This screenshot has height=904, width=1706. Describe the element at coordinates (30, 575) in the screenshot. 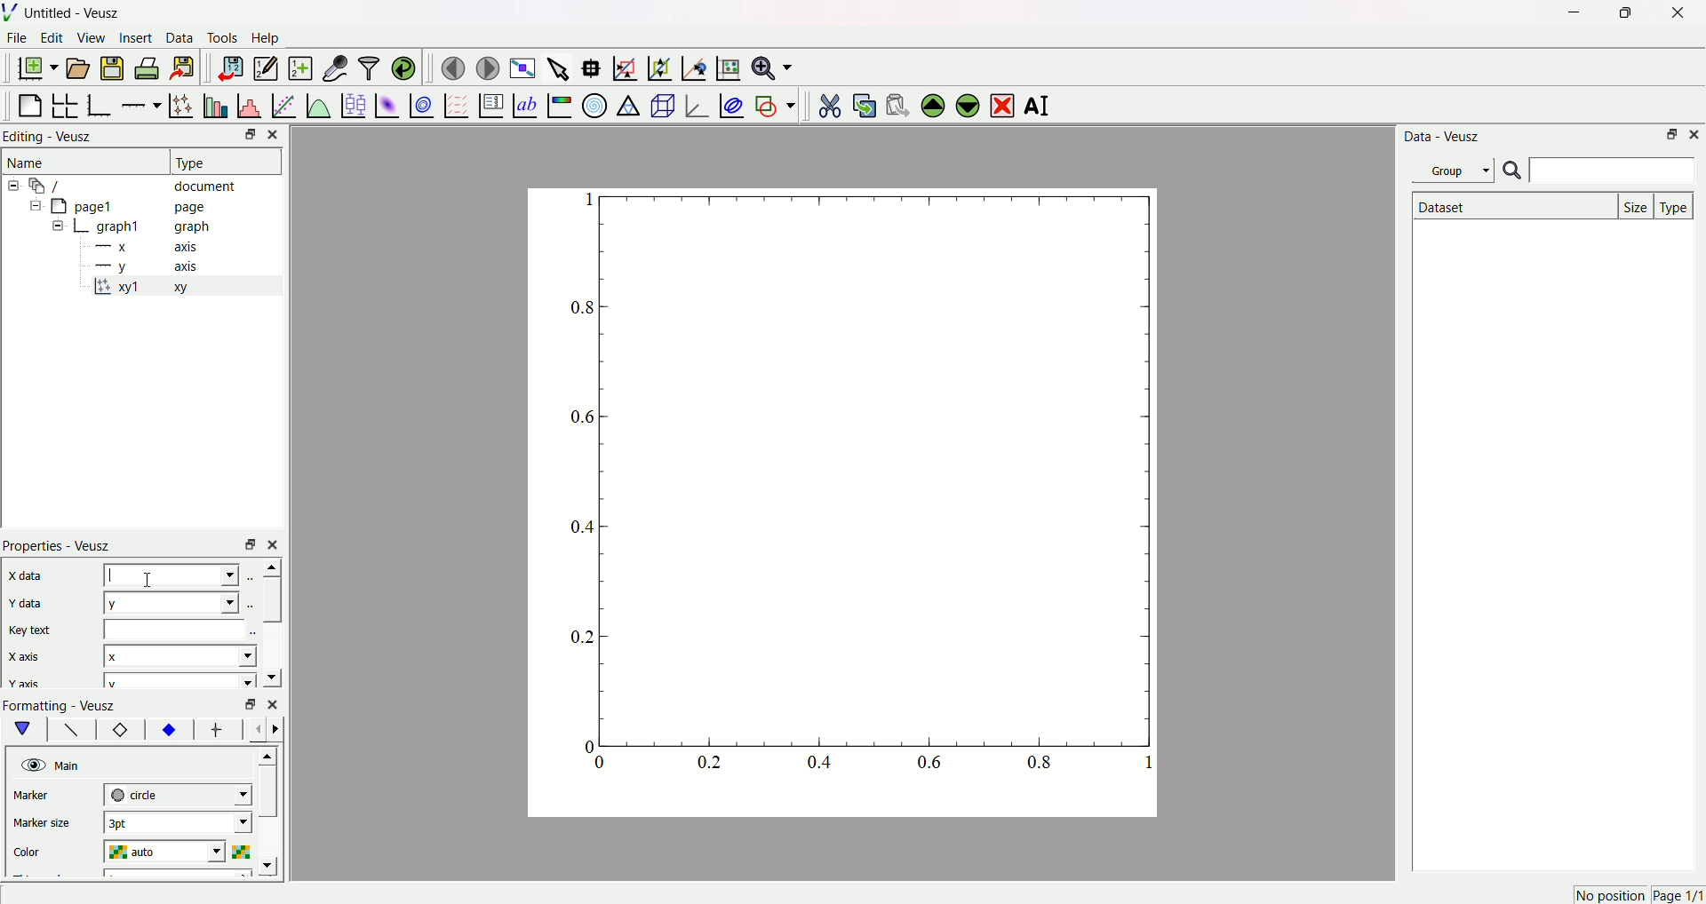

I see `x data` at that location.